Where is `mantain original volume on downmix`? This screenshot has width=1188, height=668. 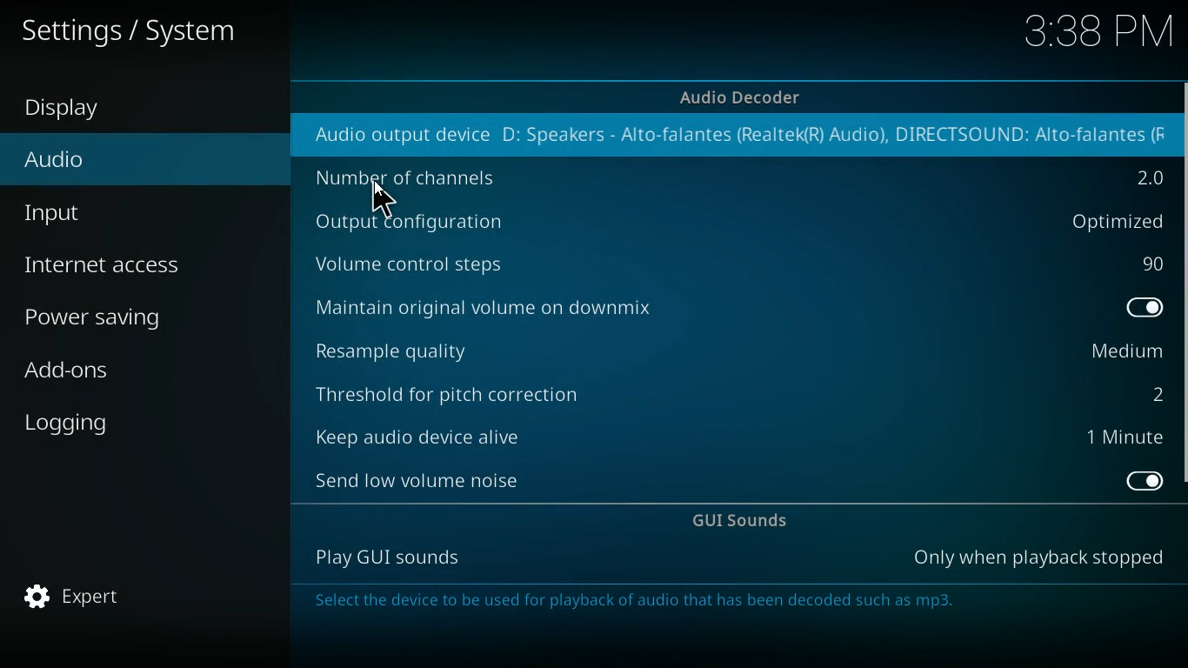 mantain original volume on downmix is located at coordinates (516, 305).